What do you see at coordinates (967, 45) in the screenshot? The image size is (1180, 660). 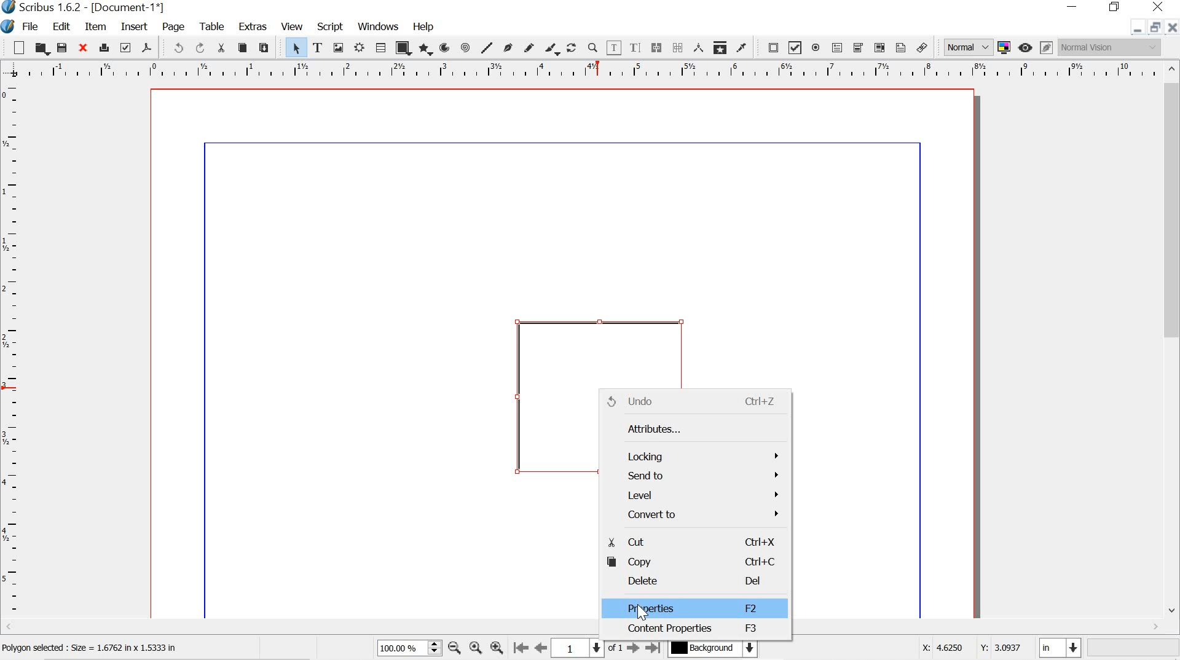 I see `normal` at bounding box center [967, 45].